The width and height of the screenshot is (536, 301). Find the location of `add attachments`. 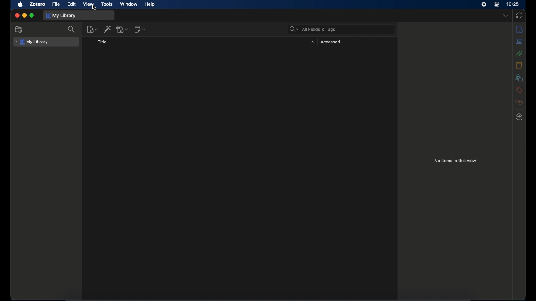

add attachments is located at coordinates (123, 29).